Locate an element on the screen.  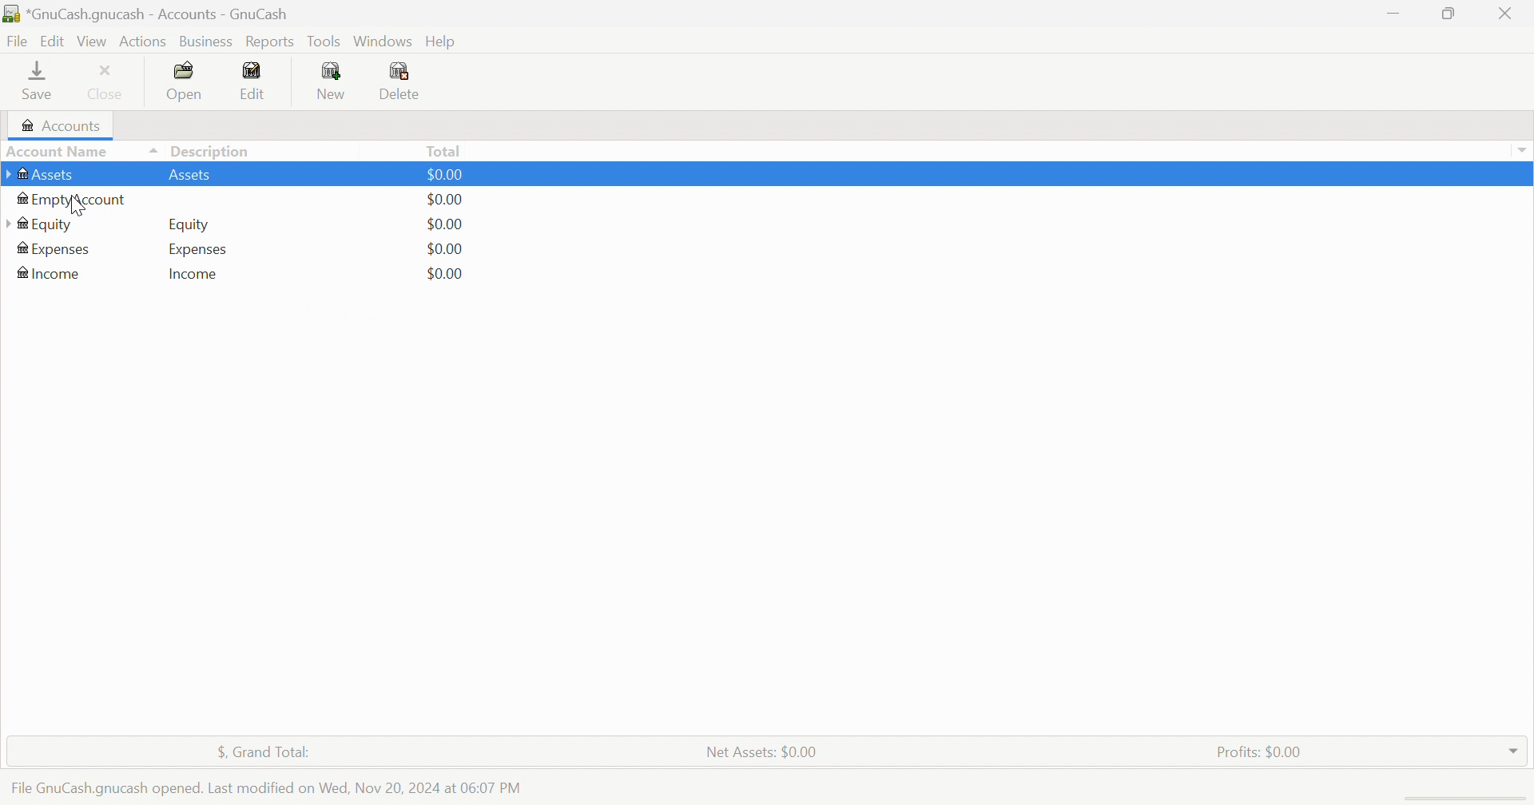
File GnuCash opened. Last modified on Wed Nov 20, 2024 at 06:07 PM is located at coordinates (270, 788).